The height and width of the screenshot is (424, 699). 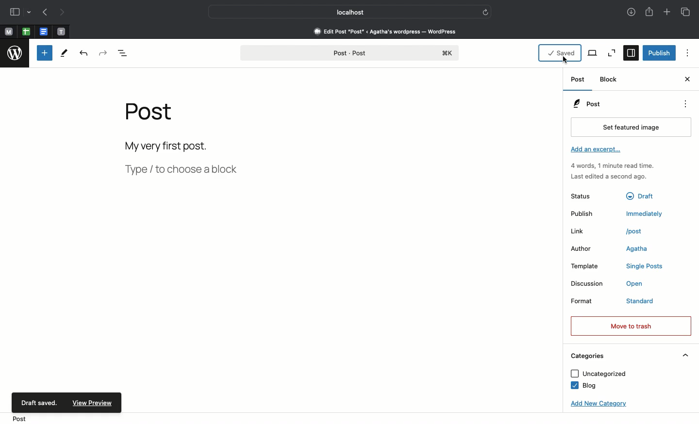 What do you see at coordinates (15, 13) in the screenshot?
I see `Sidebare` at bounding box center [15, 13].